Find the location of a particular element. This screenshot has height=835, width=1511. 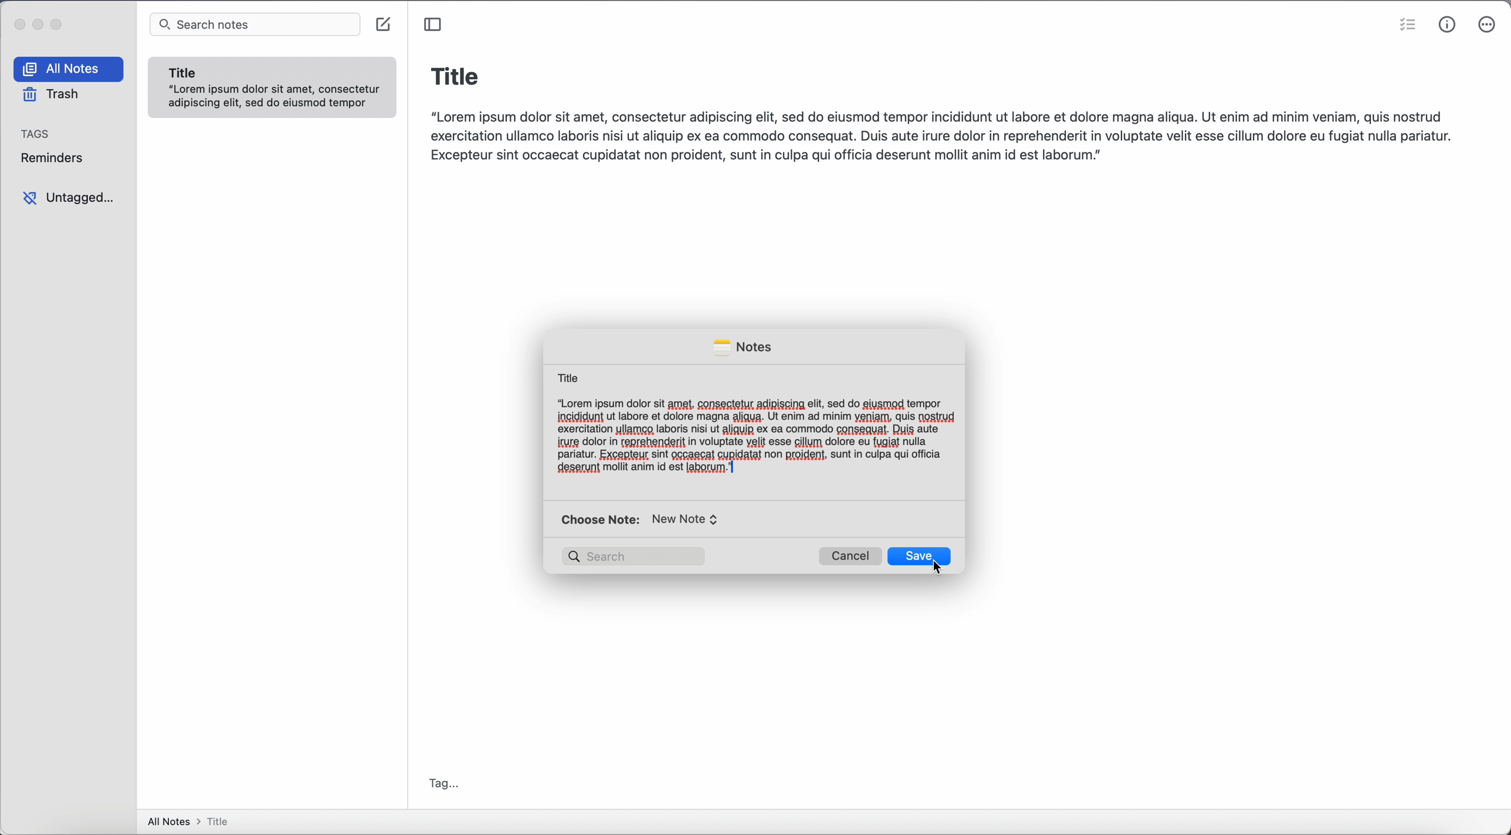

search bar is located at coordinates (255, 25).